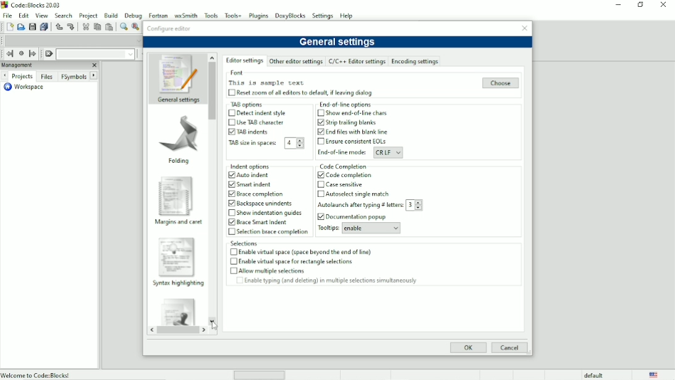 The height and width of the screenshot is (380, 675). What do you see at coordinates (291, 15) in the screenshot?
I see `DoxyBlocks` at bounding box center [291, 15].